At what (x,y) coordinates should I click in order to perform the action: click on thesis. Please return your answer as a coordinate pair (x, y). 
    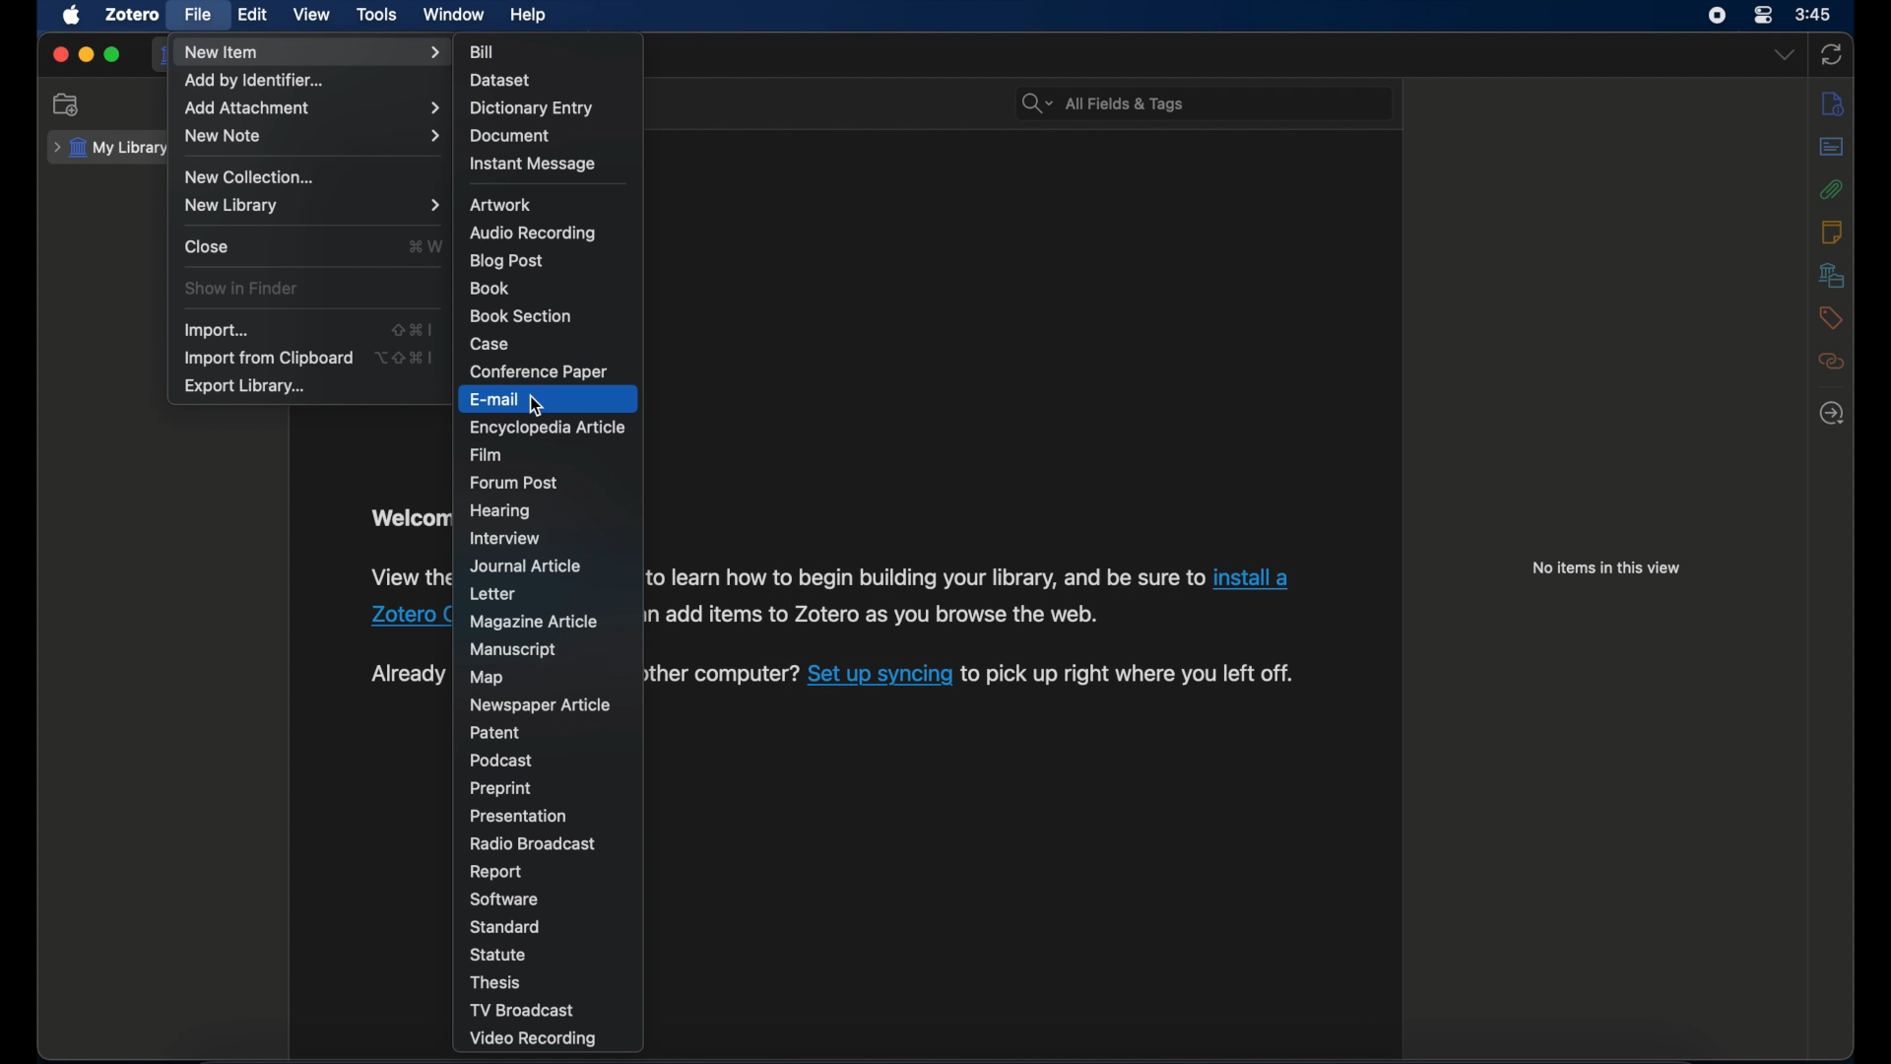
    Looking at the image, I should click on (498, 980).